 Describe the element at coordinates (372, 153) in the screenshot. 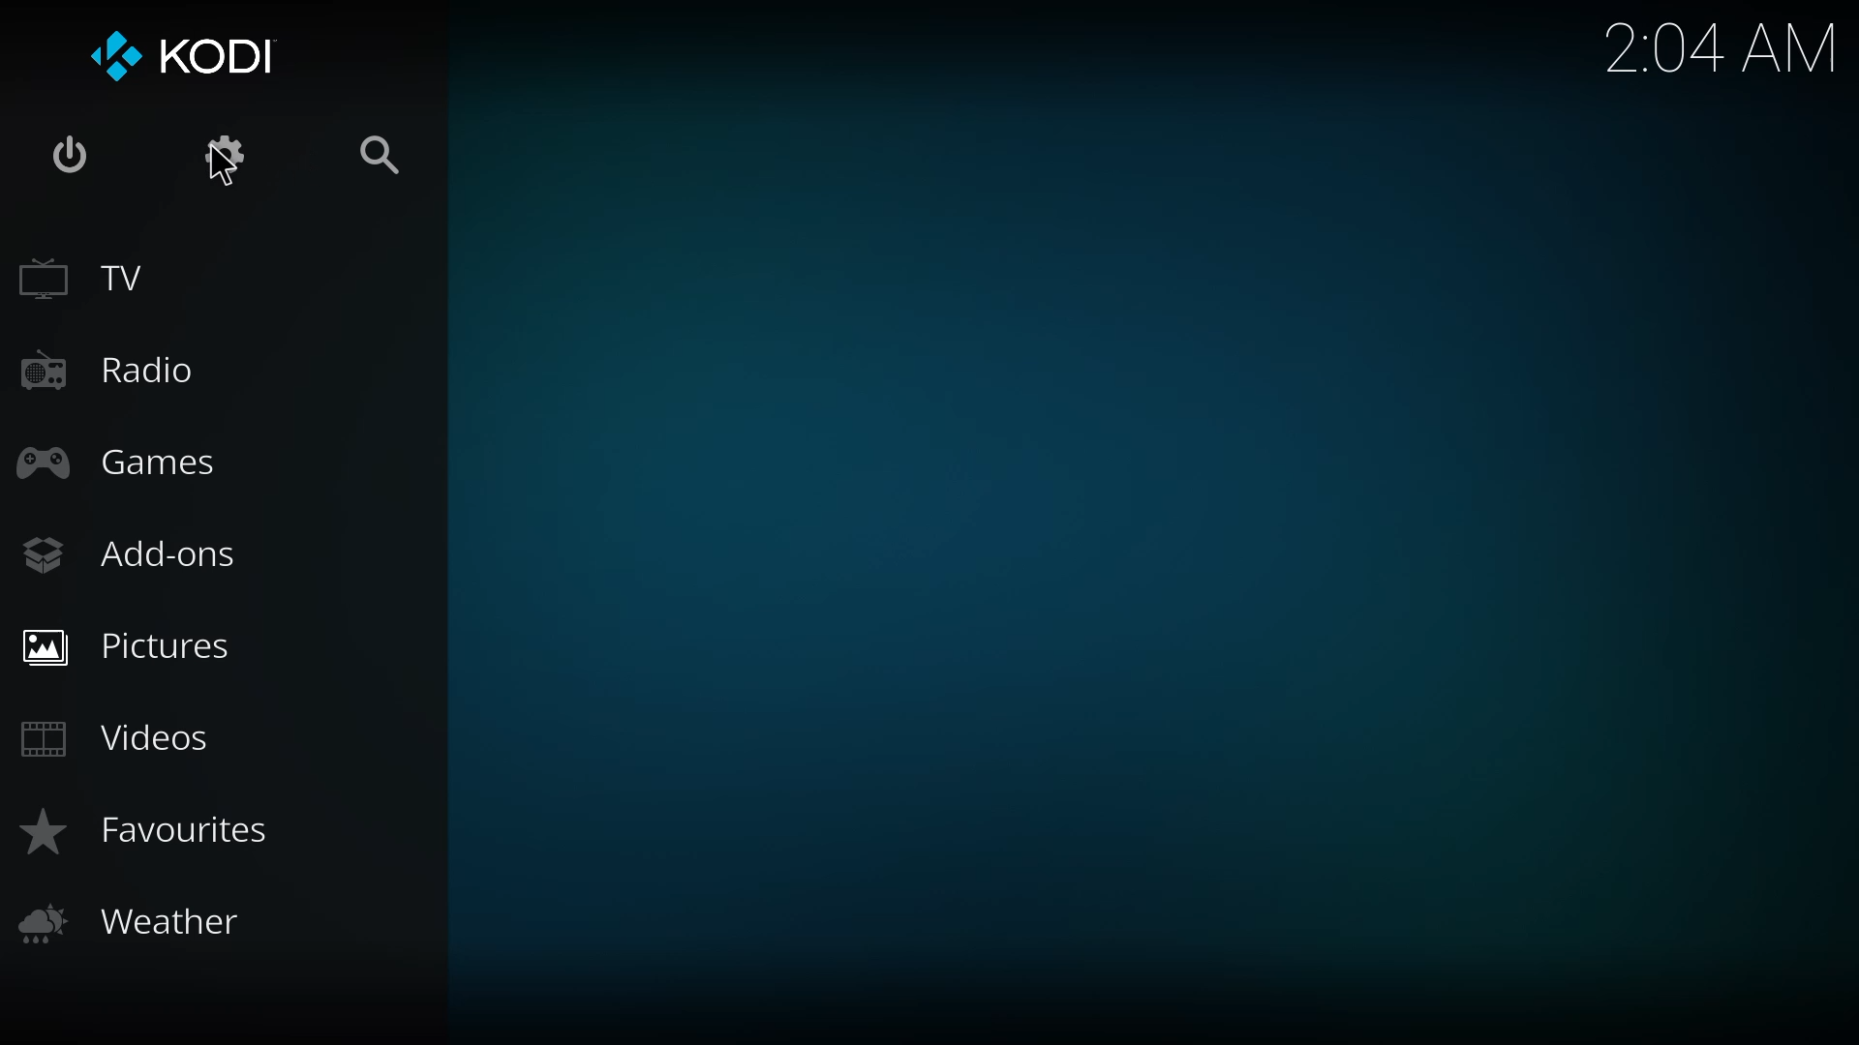

I see `search` at that location.